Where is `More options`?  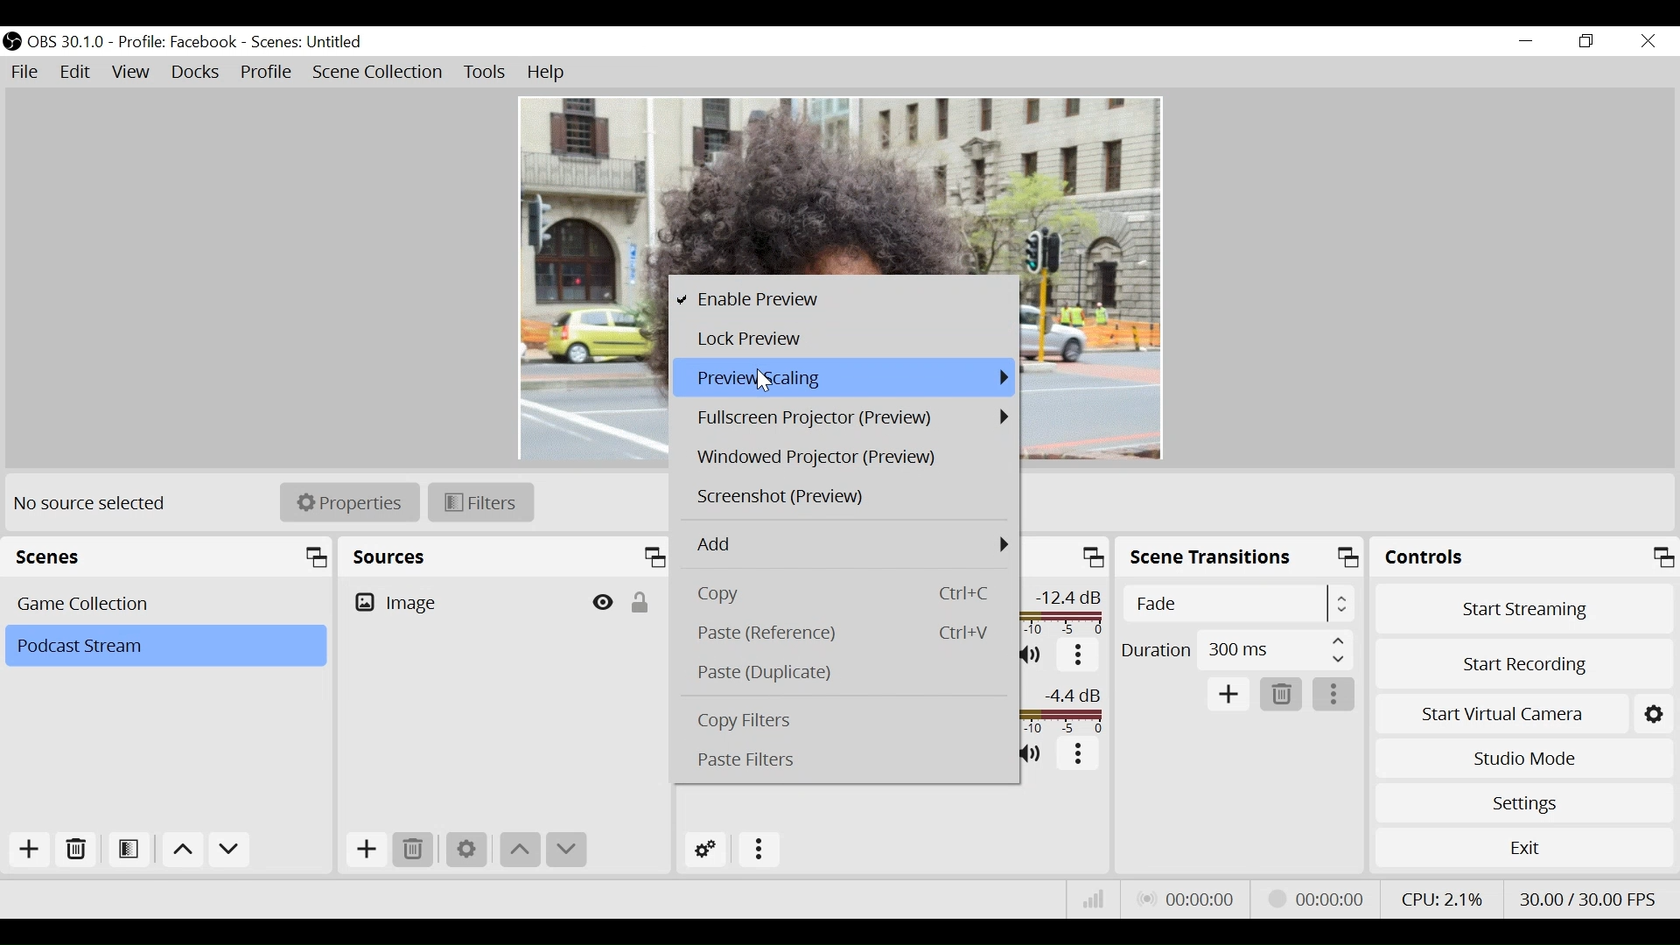 More options is located at coordinates (1079, 754).